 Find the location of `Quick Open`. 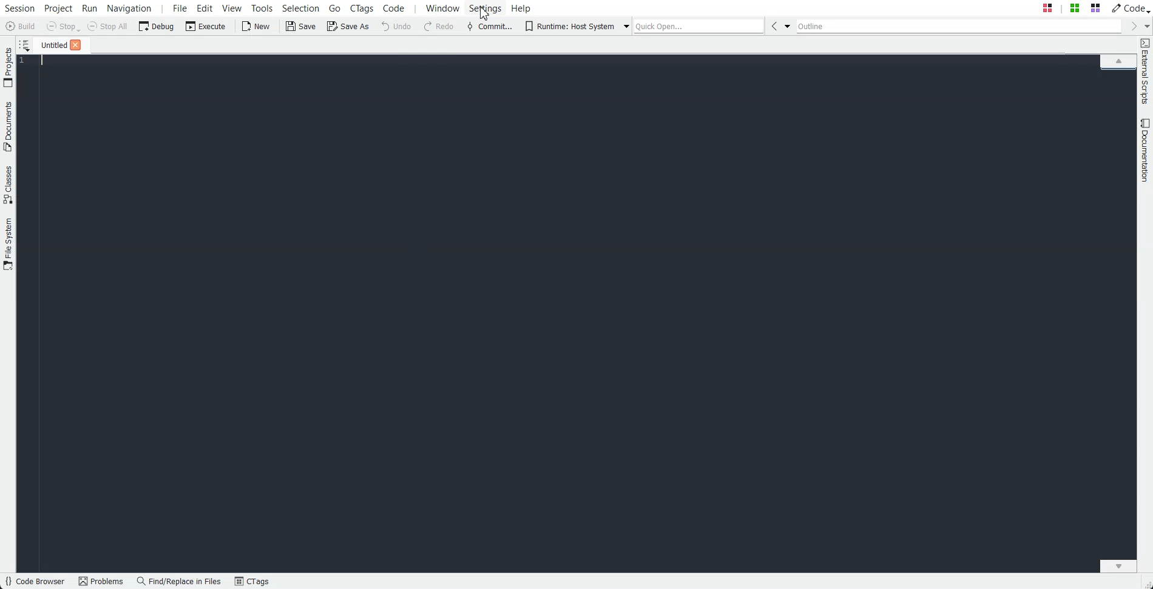

Quick Open is located at coordinates (1071, 8).